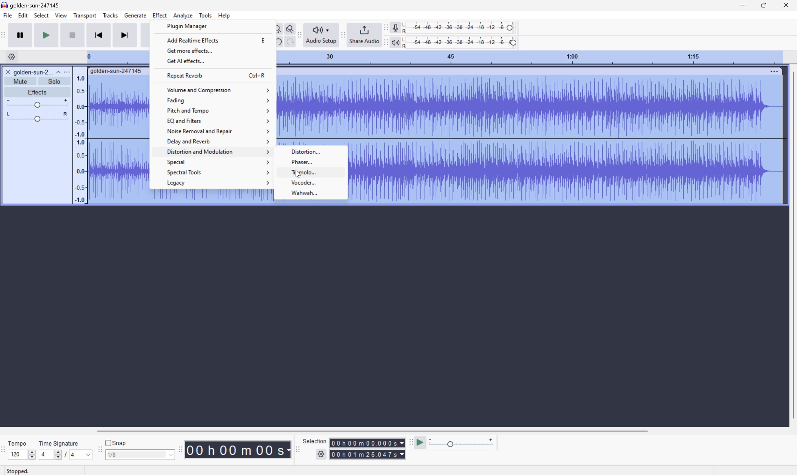 This screenshot has height=475, width=797. Describe the element at coordinates (218, 88) in the screenshot. I see `Volume and compression` at that location.